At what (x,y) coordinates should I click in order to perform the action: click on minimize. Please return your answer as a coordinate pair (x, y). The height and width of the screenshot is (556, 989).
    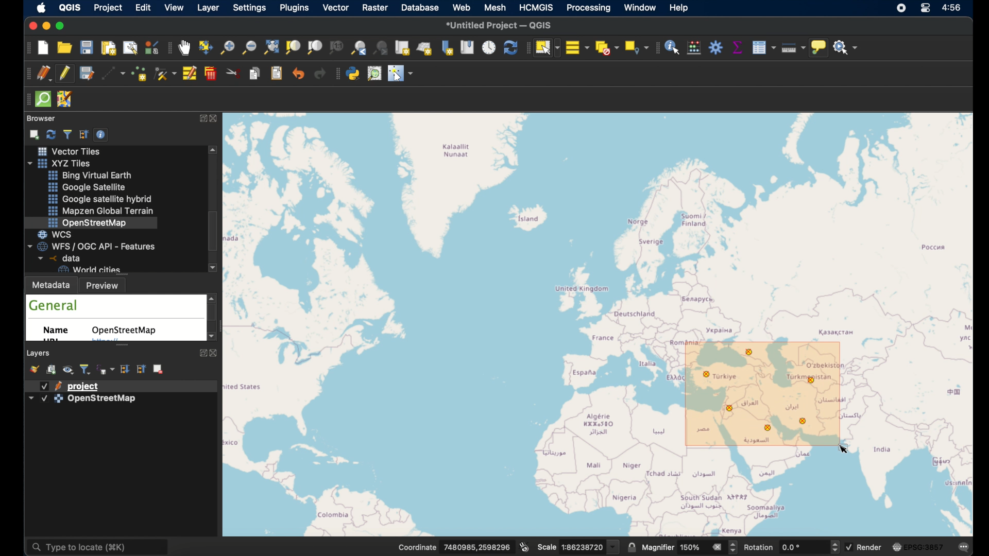
    Looking at the image, I should click on (45, 26).